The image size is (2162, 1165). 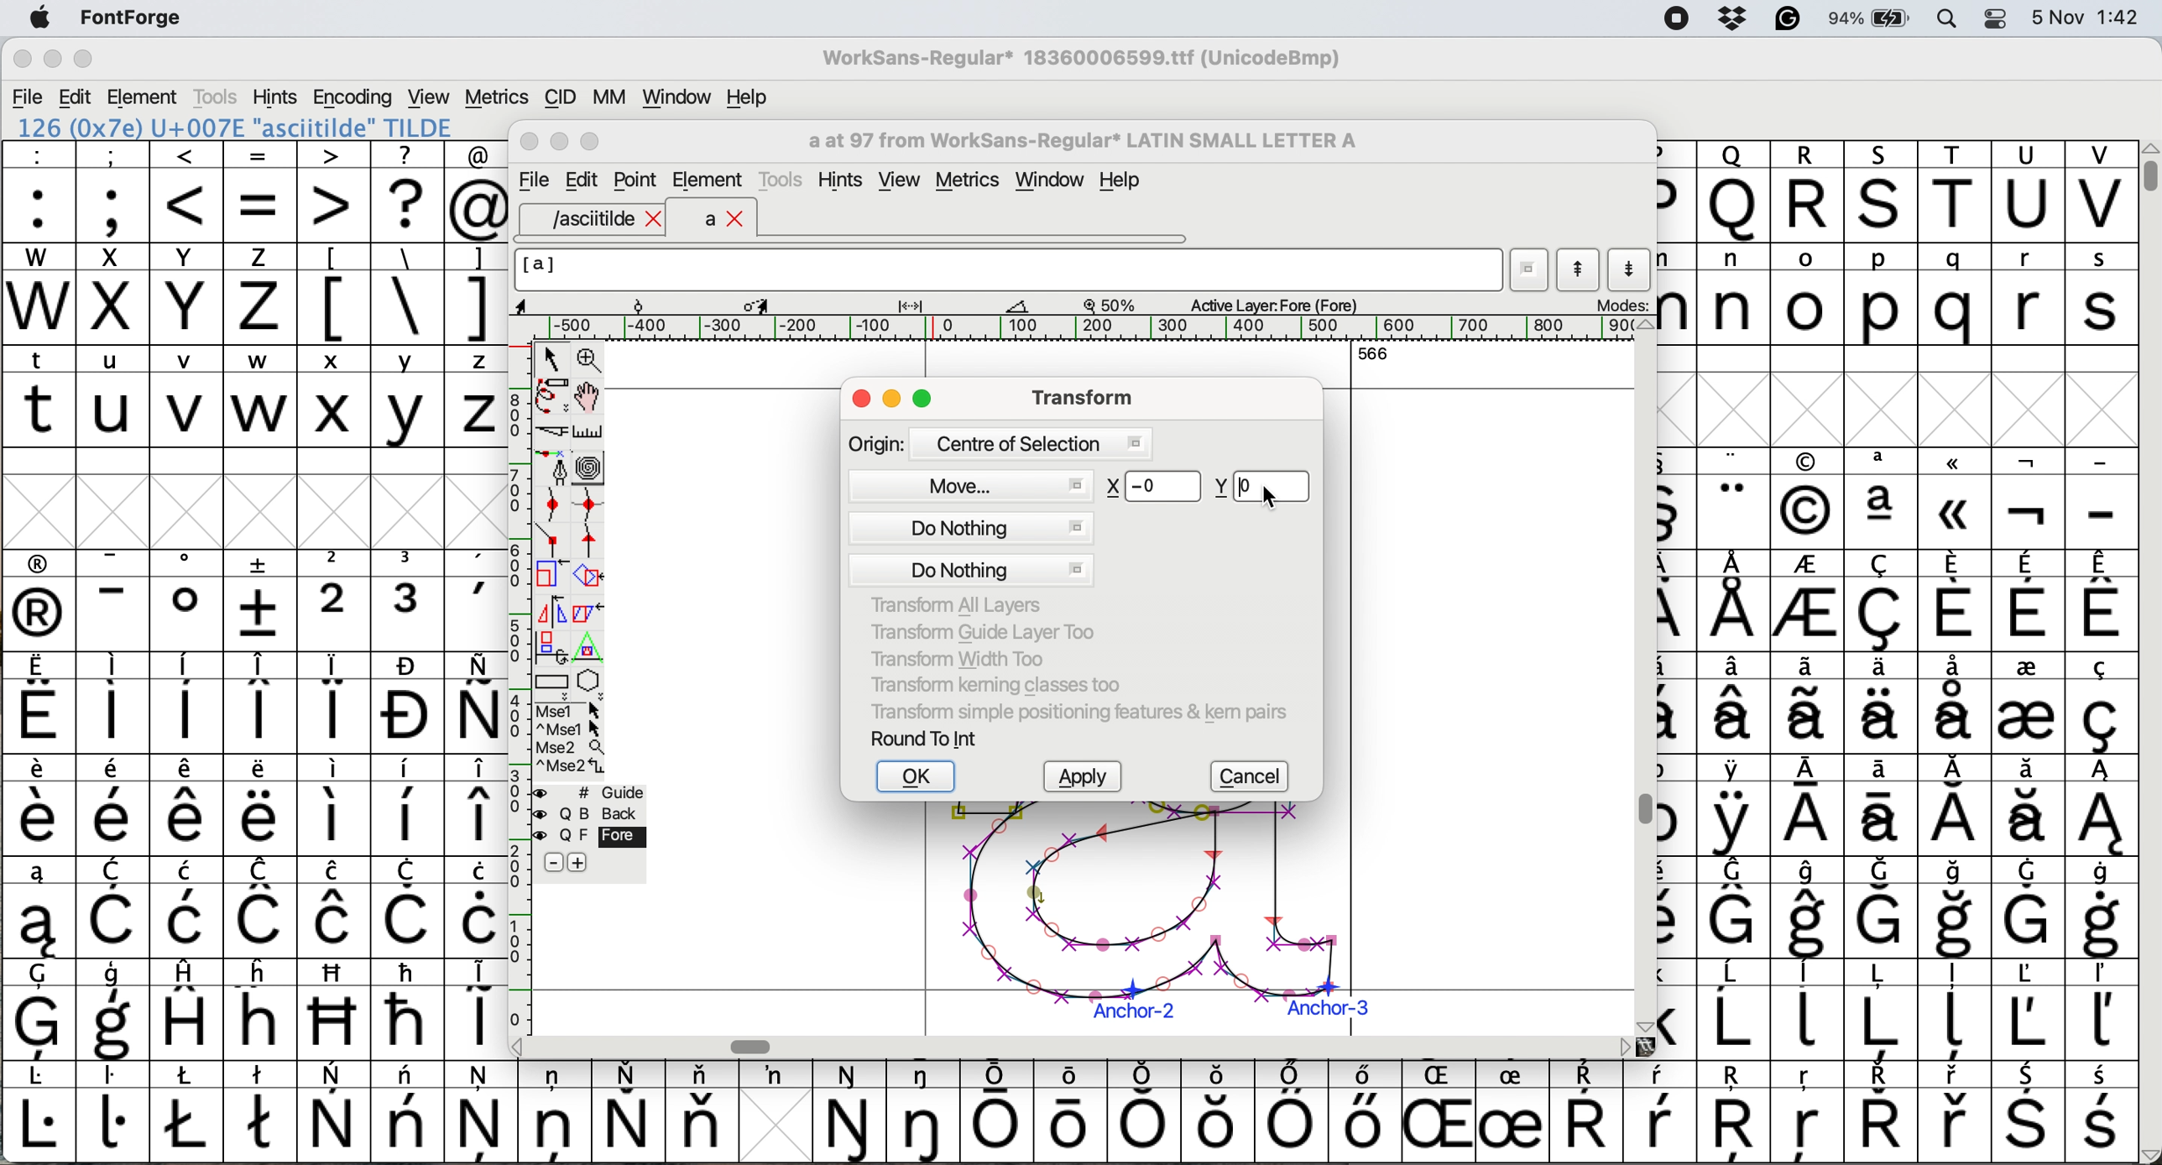 What do you see at coordinates (1080, 141) in the screenshot?
I see `glyph name` at bounding box center [1080, 141].